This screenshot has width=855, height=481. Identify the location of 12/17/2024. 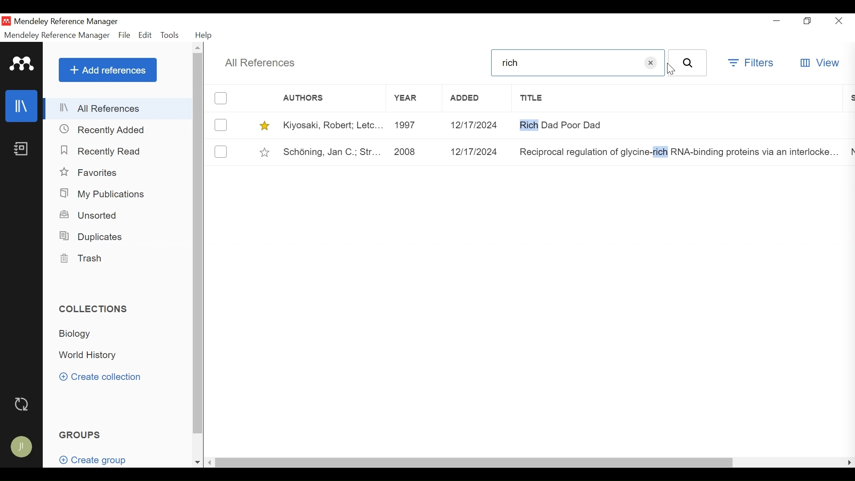
(476, 151).